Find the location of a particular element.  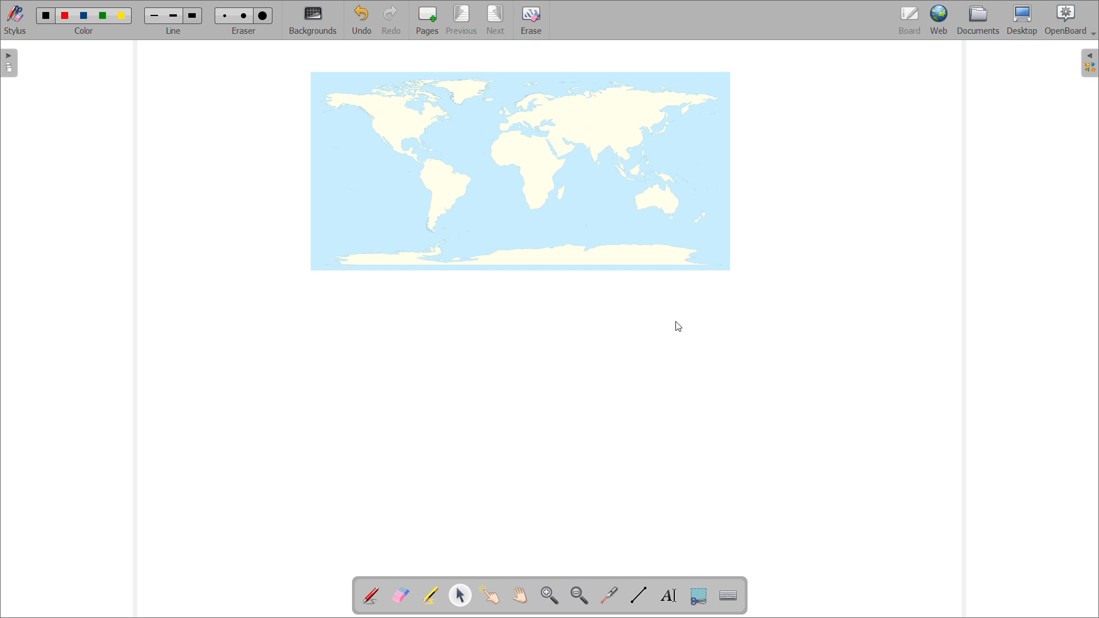

undo is located at coordinates (361, 19).